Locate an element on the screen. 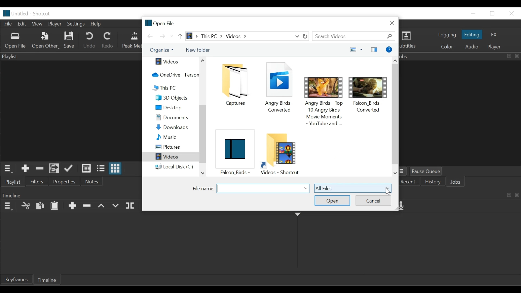  FX is located at coordinates (493, 35).